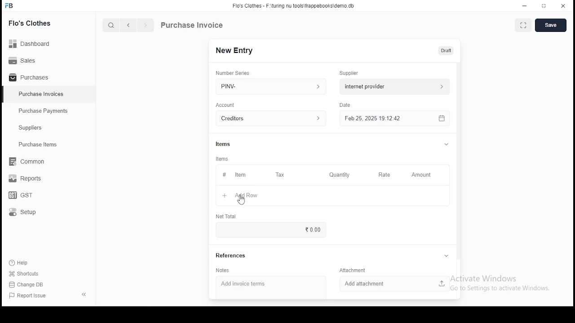 This screenshot has height=323, width=575. What do you see at coordinates (240, 175) in the screenshot?
I see `item` at bounding box center [240, 175].